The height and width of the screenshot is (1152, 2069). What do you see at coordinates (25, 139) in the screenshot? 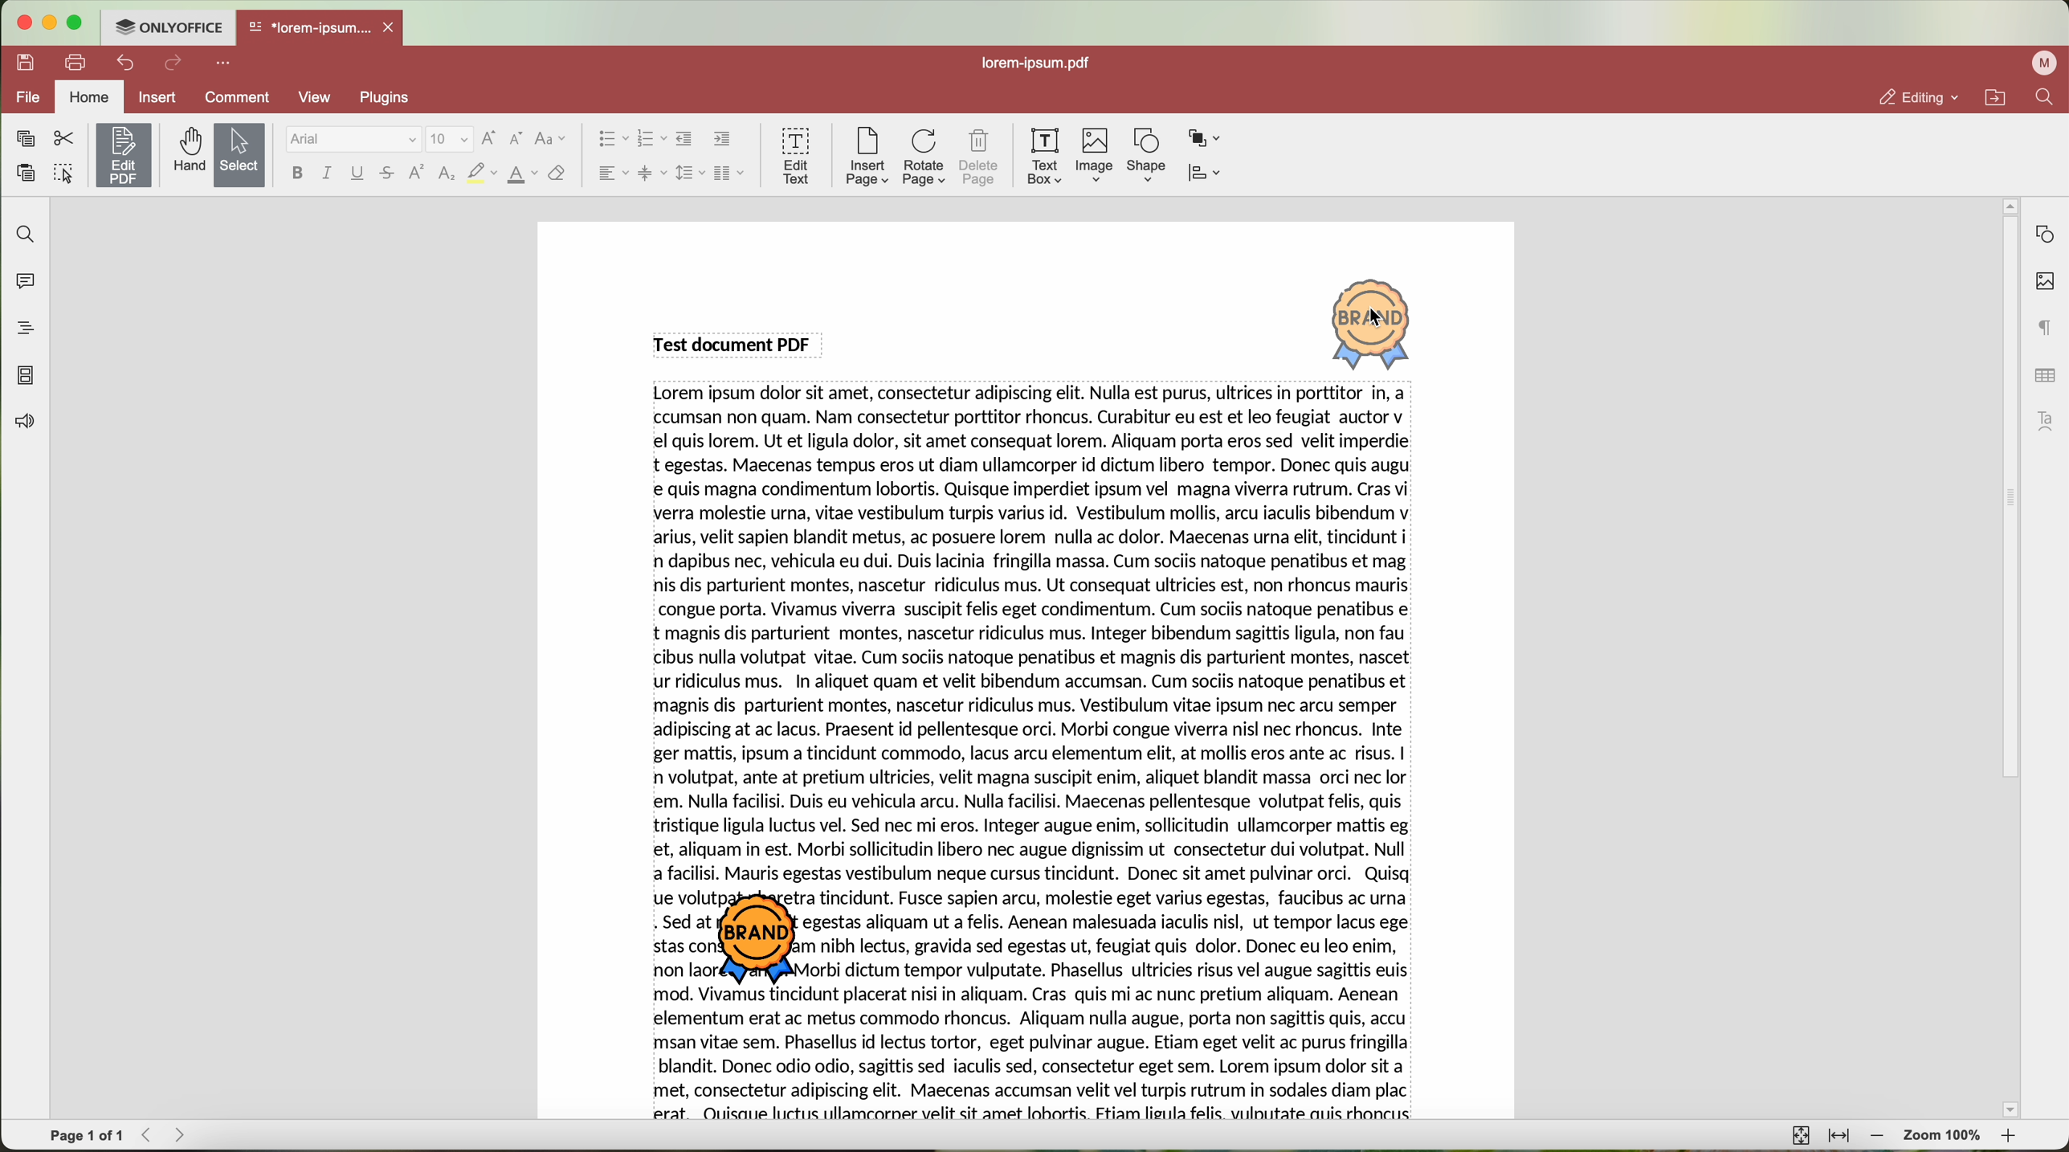
I see `copy` at bounding box center [25, 139].